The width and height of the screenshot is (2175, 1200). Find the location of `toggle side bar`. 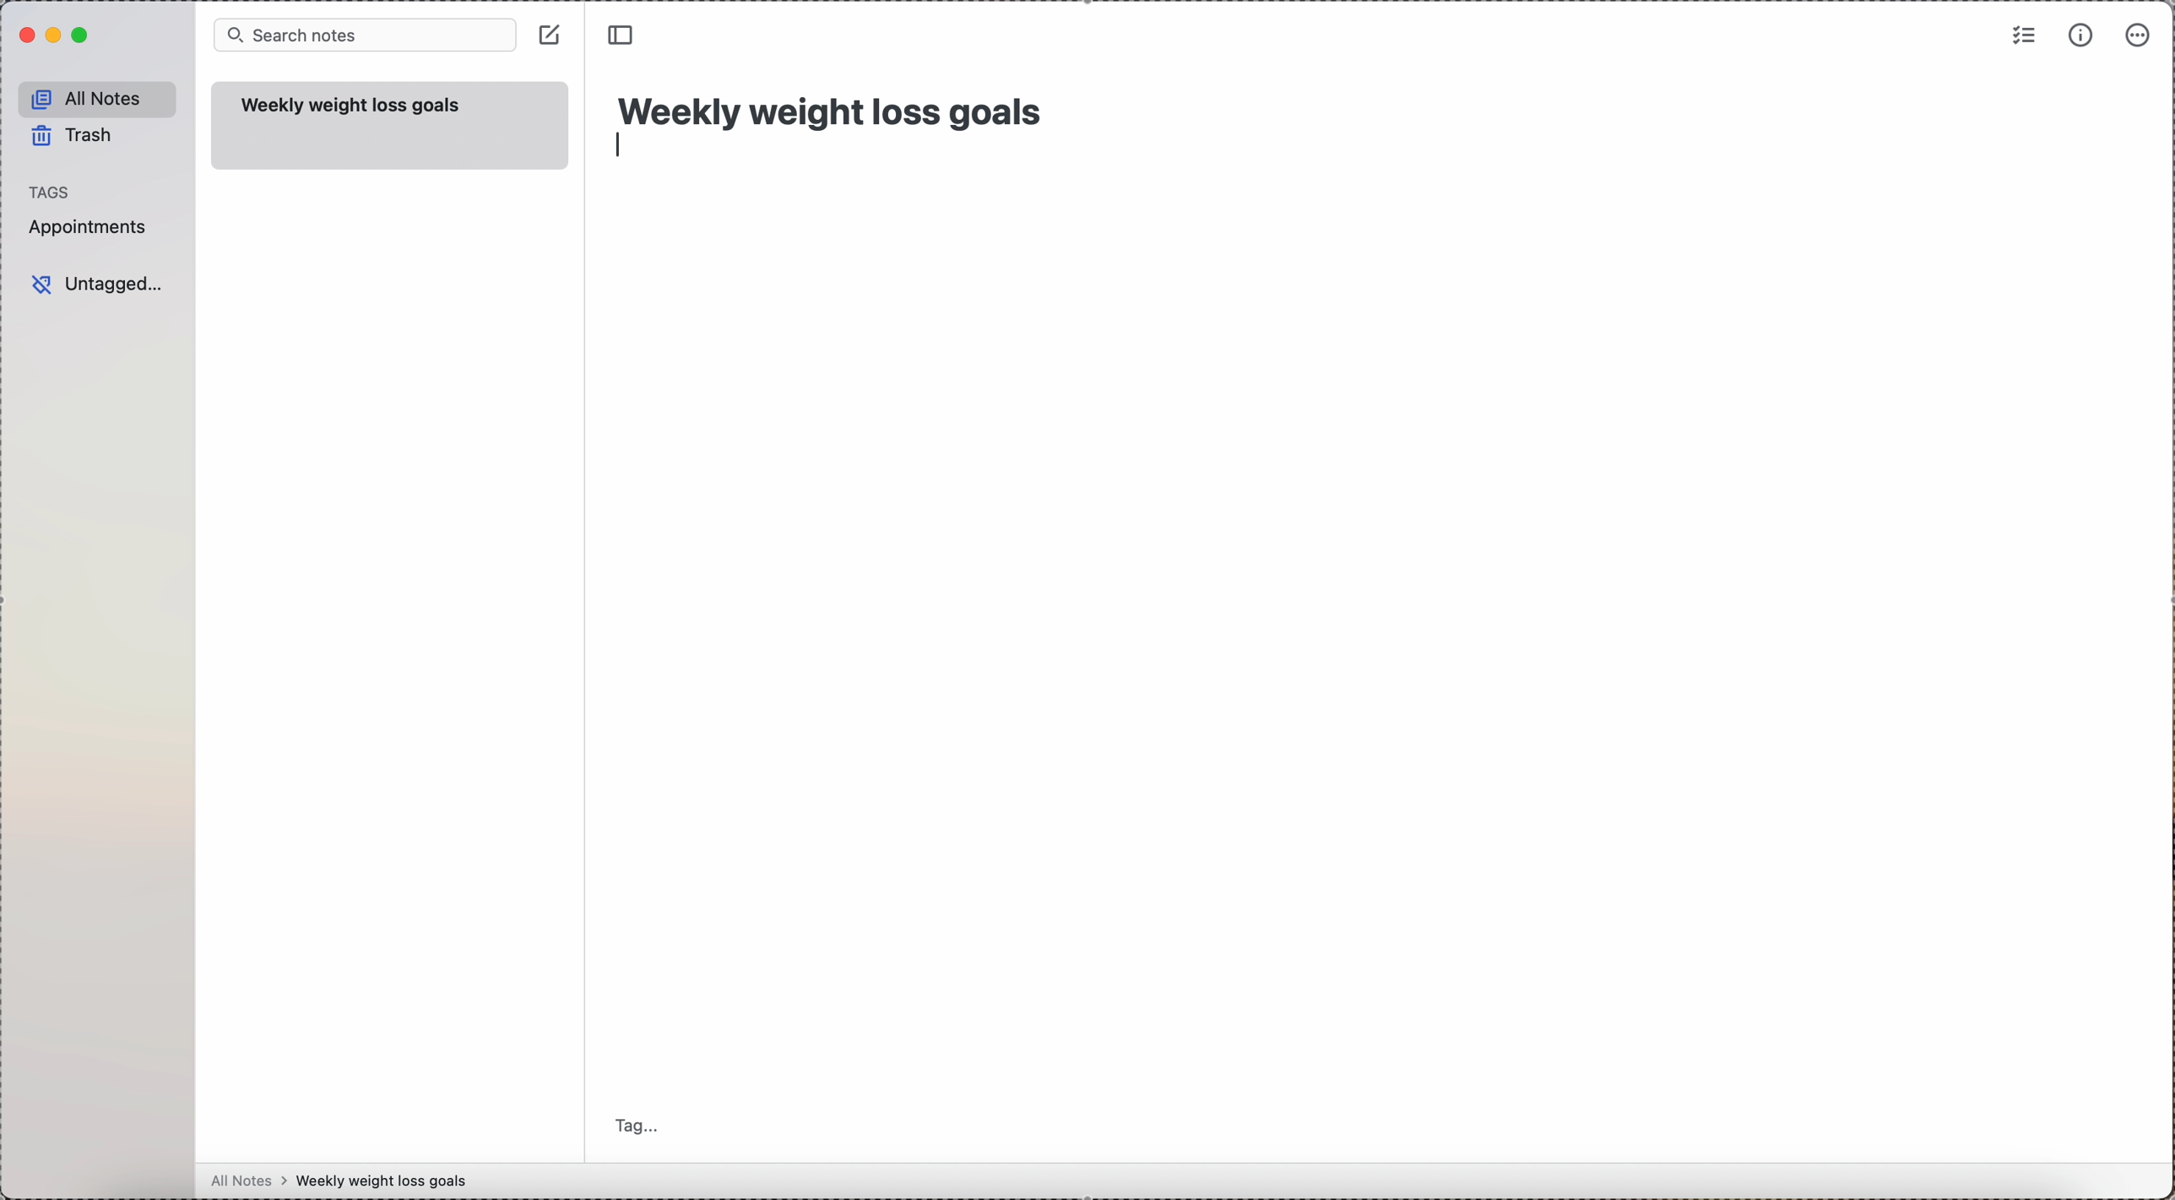

toggle side bar is located at coordinates (625, 35).